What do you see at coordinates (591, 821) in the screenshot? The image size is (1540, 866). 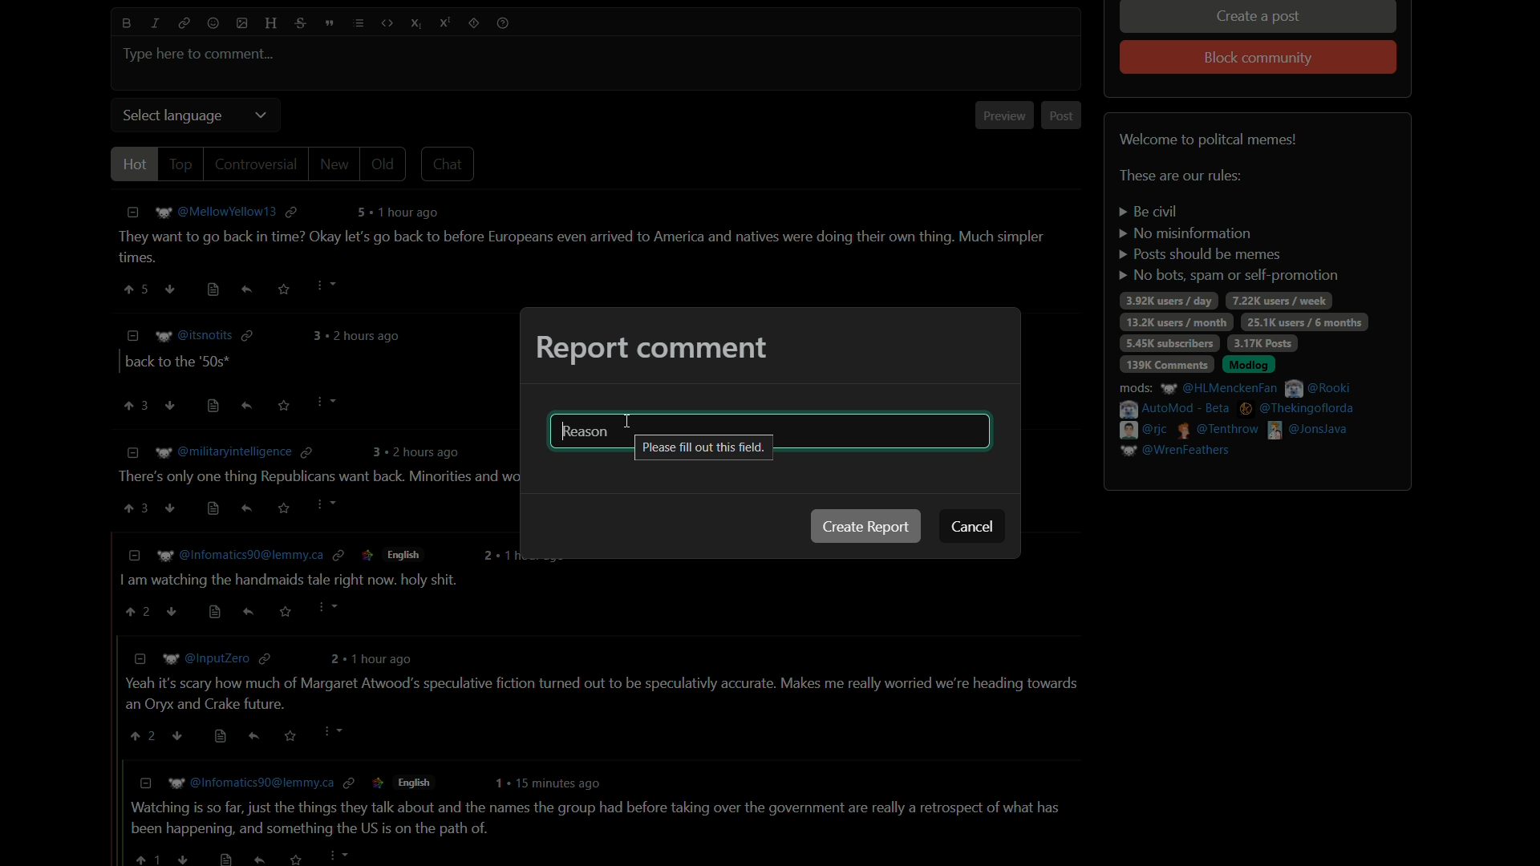 I see `comment-6` at bounding box center [591, 821].